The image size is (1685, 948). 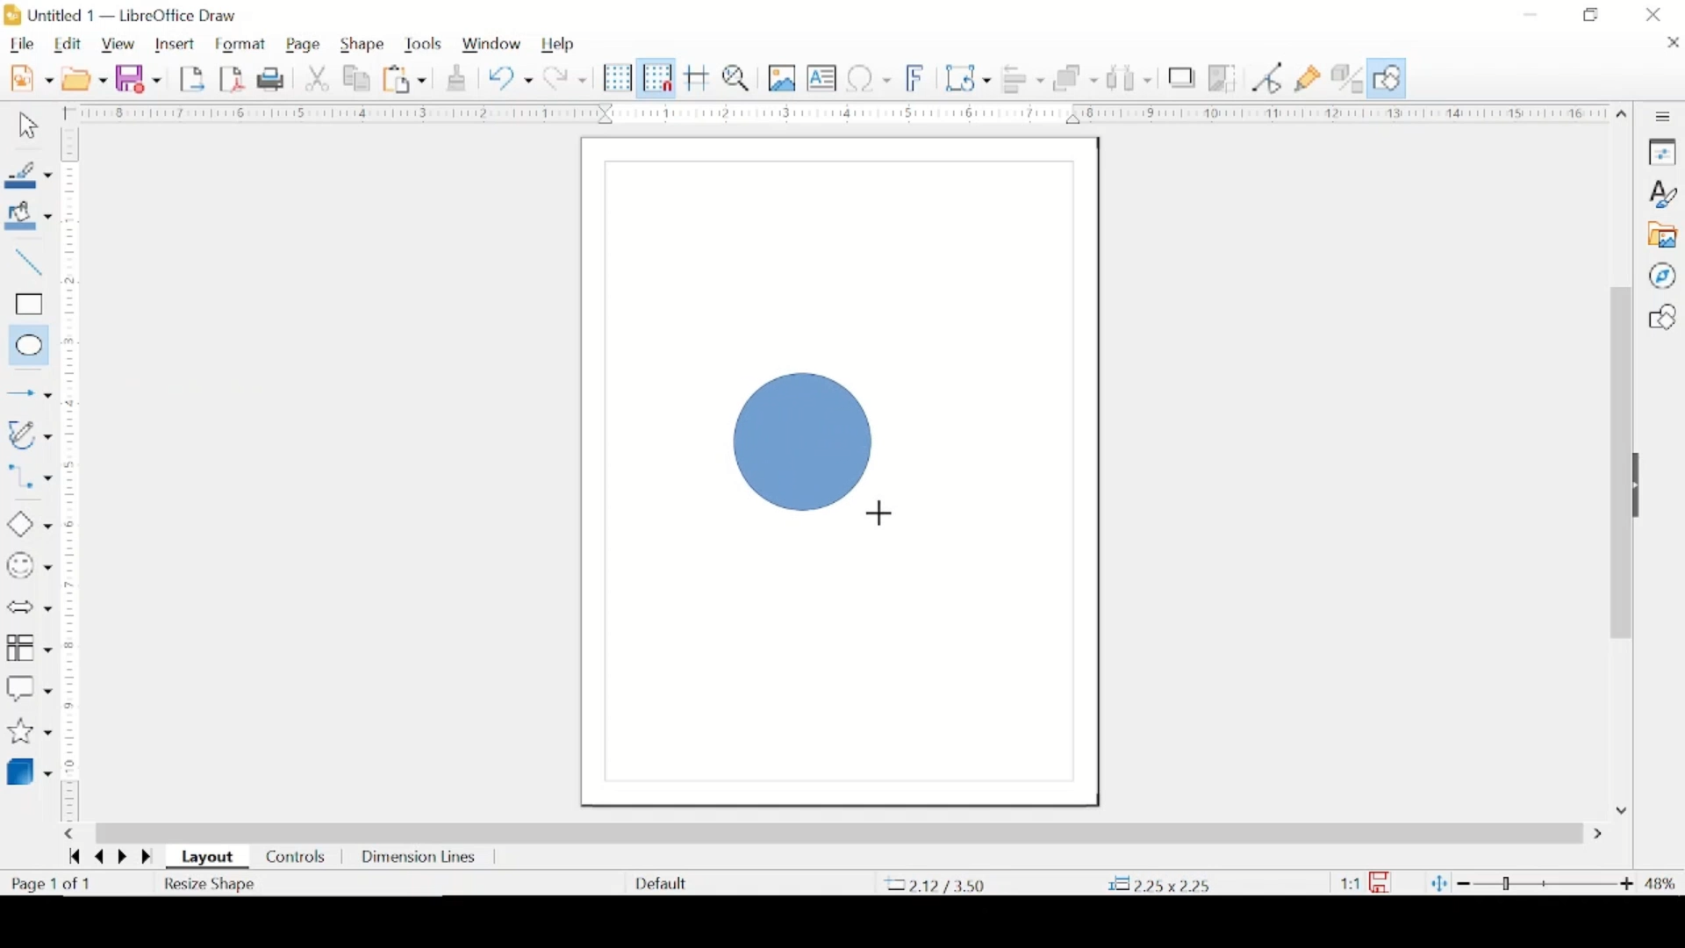 I want to click on cursor, so click(x=886, y=513).